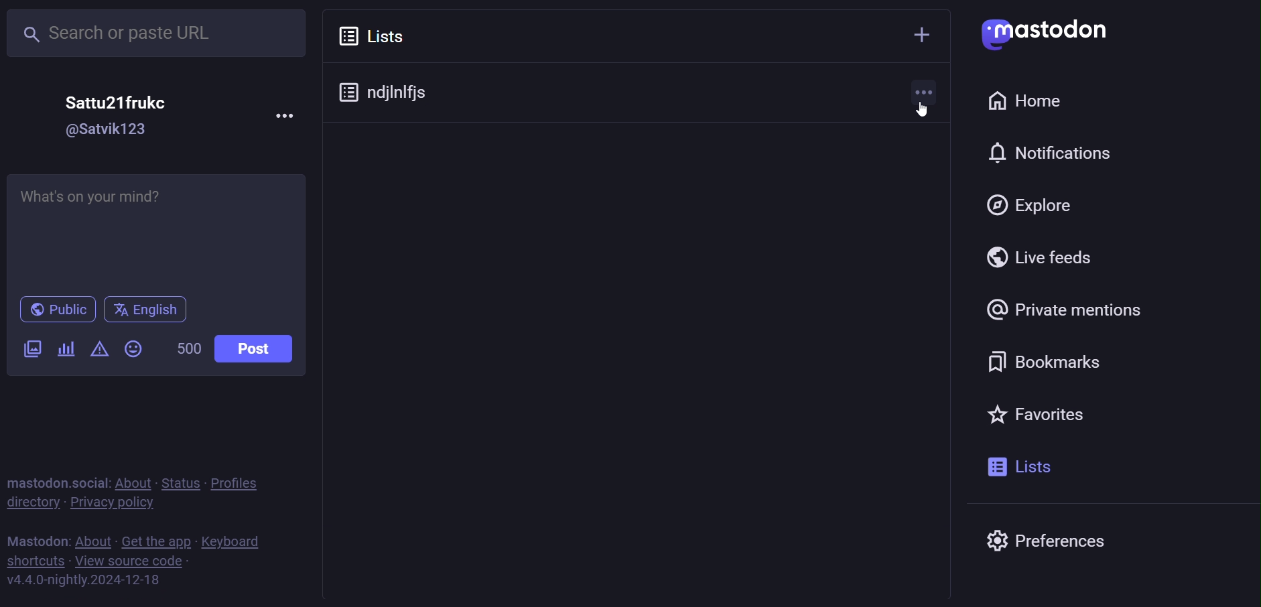 This screenshot has height=607, width=1261. What do you see at coordinates (1038, 257) in the screenshot?
I see `live feed` at bounding box center [1038, 257].